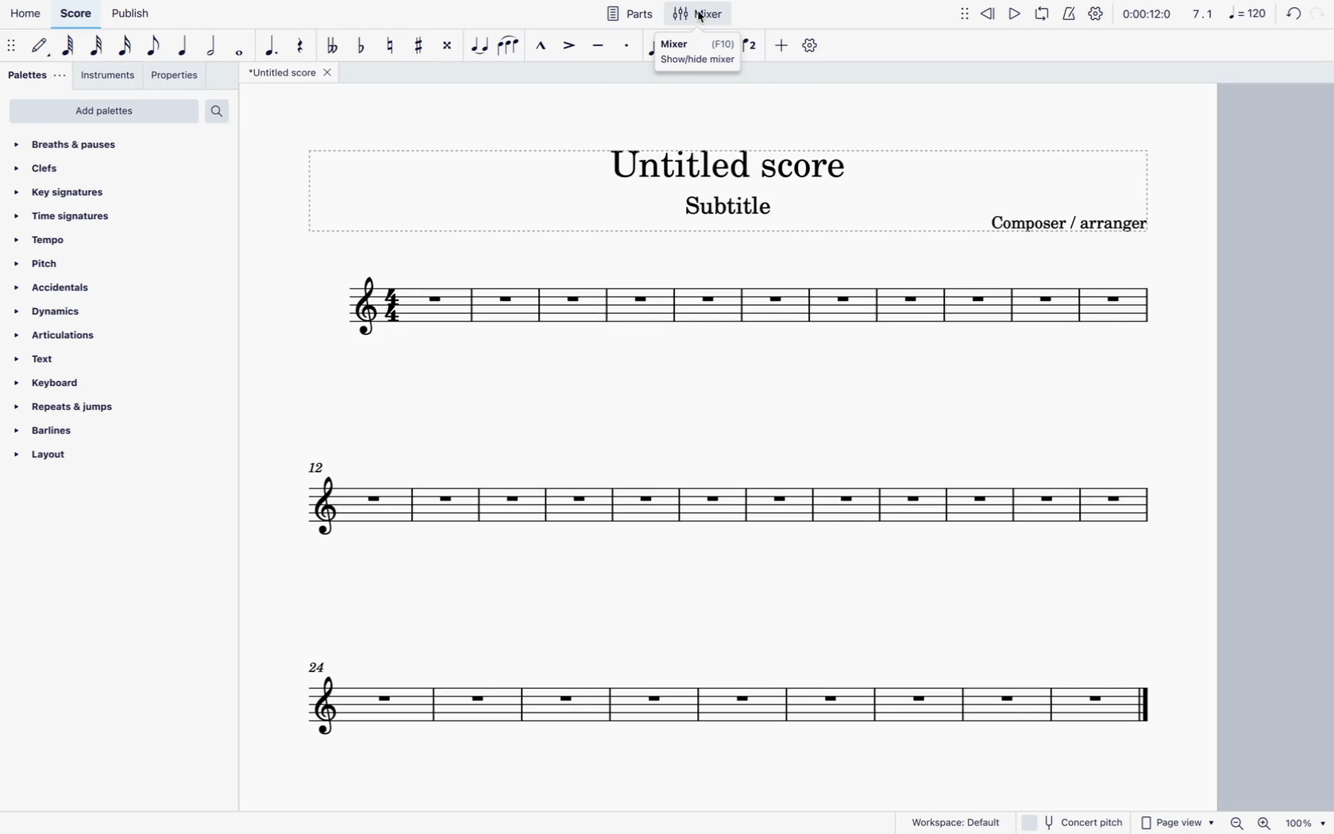 The image size is (1334, 834). Describe the element at coordinates (1073, 823) in the screenshot. I see `concert pitch` at that location.